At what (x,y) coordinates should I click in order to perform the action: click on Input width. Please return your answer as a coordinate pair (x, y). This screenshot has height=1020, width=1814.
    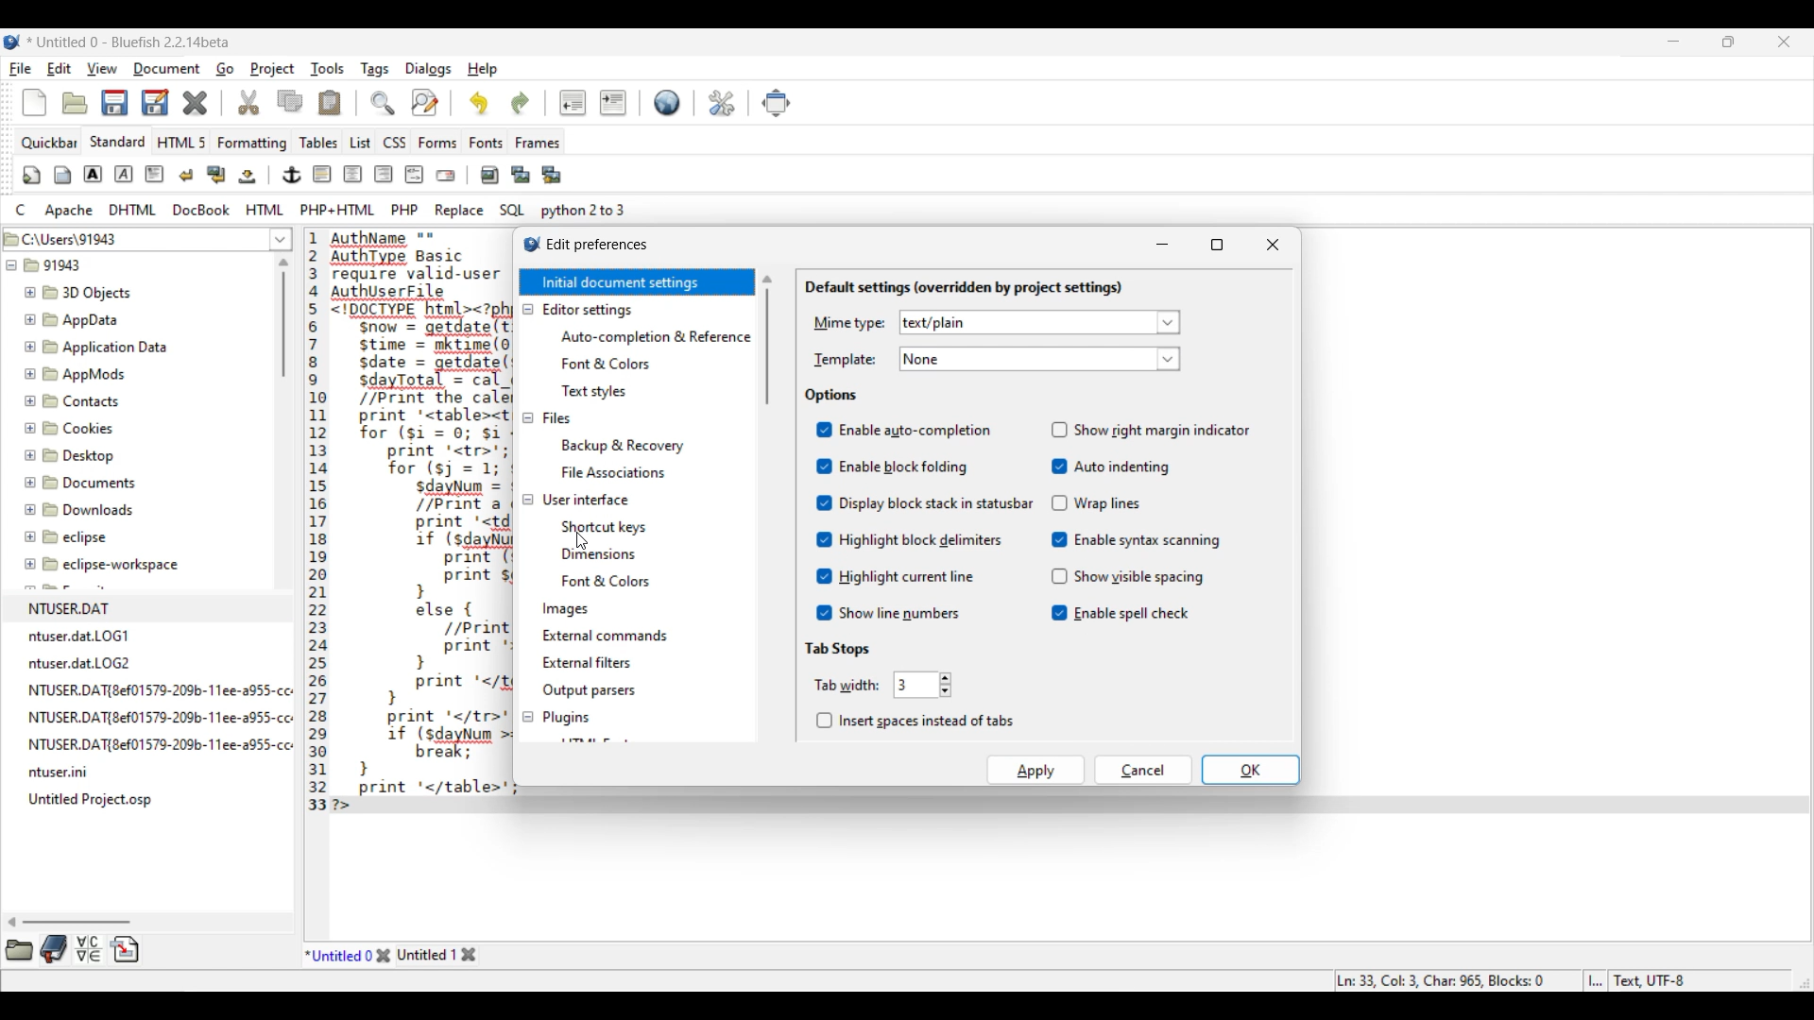
    Looking at the image, I should click on (916, 685).